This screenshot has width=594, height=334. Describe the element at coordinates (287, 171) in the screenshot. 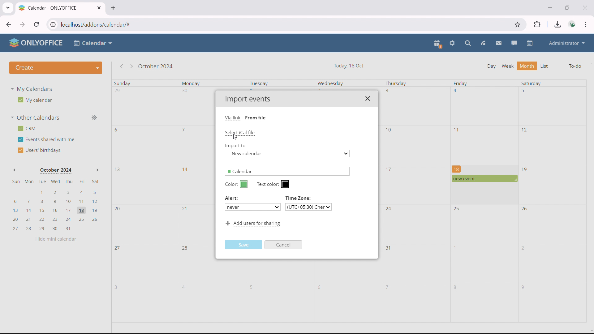

I see `Calendar` at that location.